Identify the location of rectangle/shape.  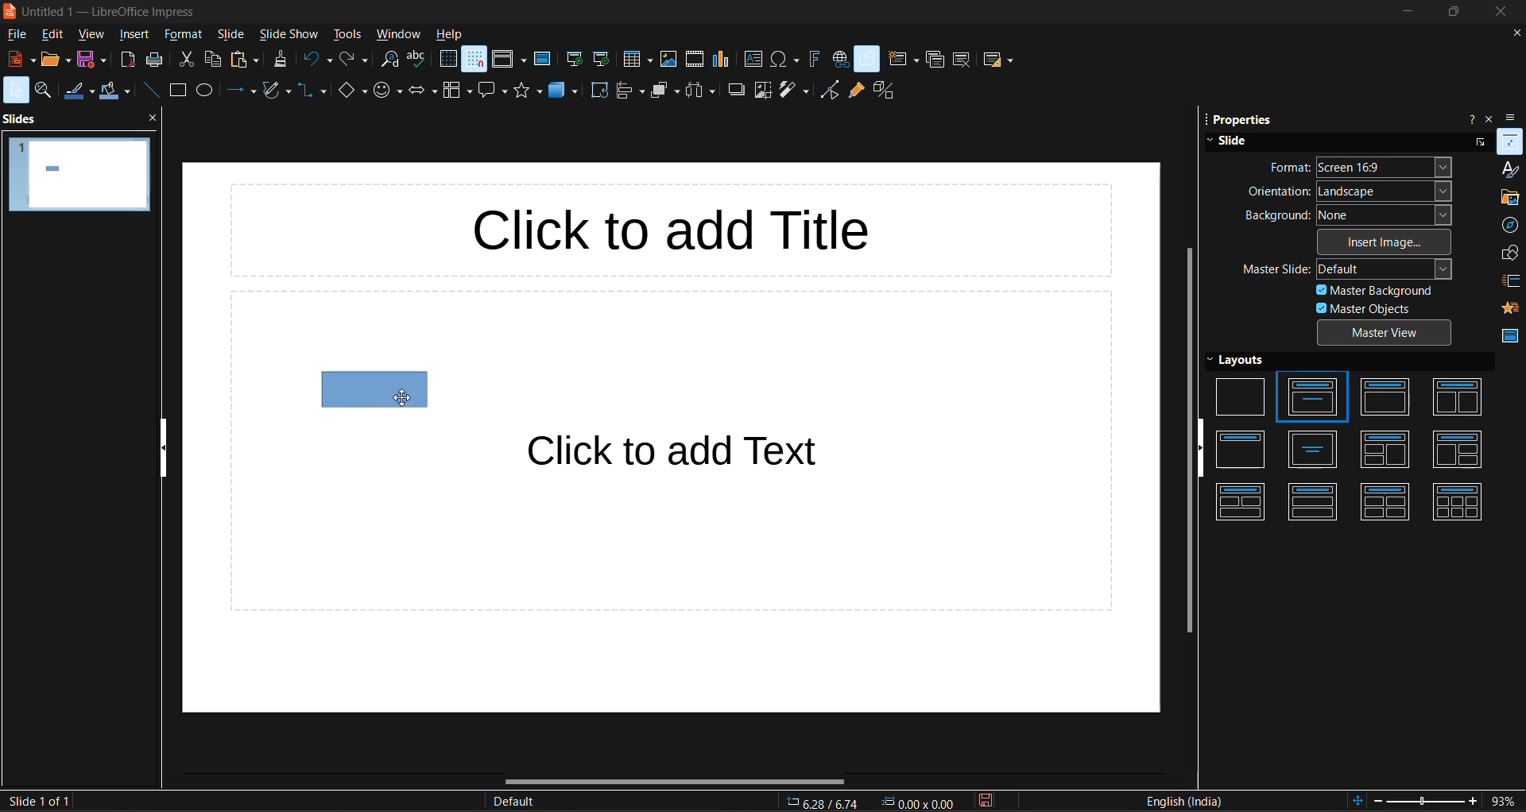
(373, 389).